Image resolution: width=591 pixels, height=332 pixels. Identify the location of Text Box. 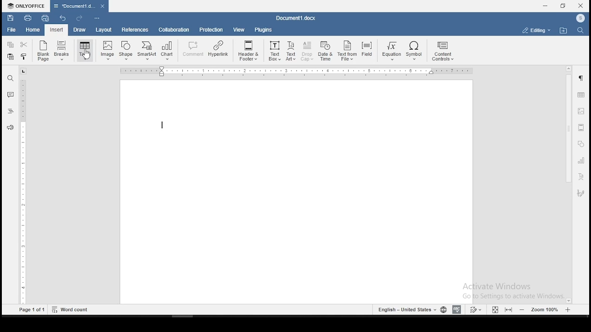
(274, 51).